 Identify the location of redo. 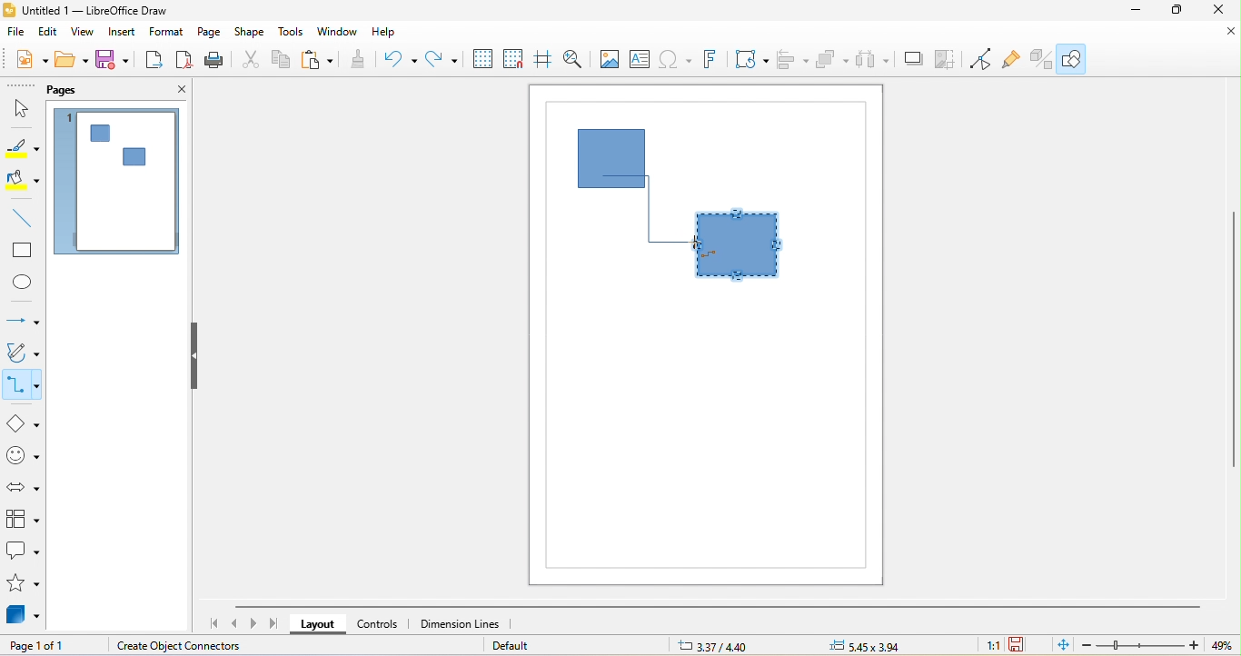
(442, 61).